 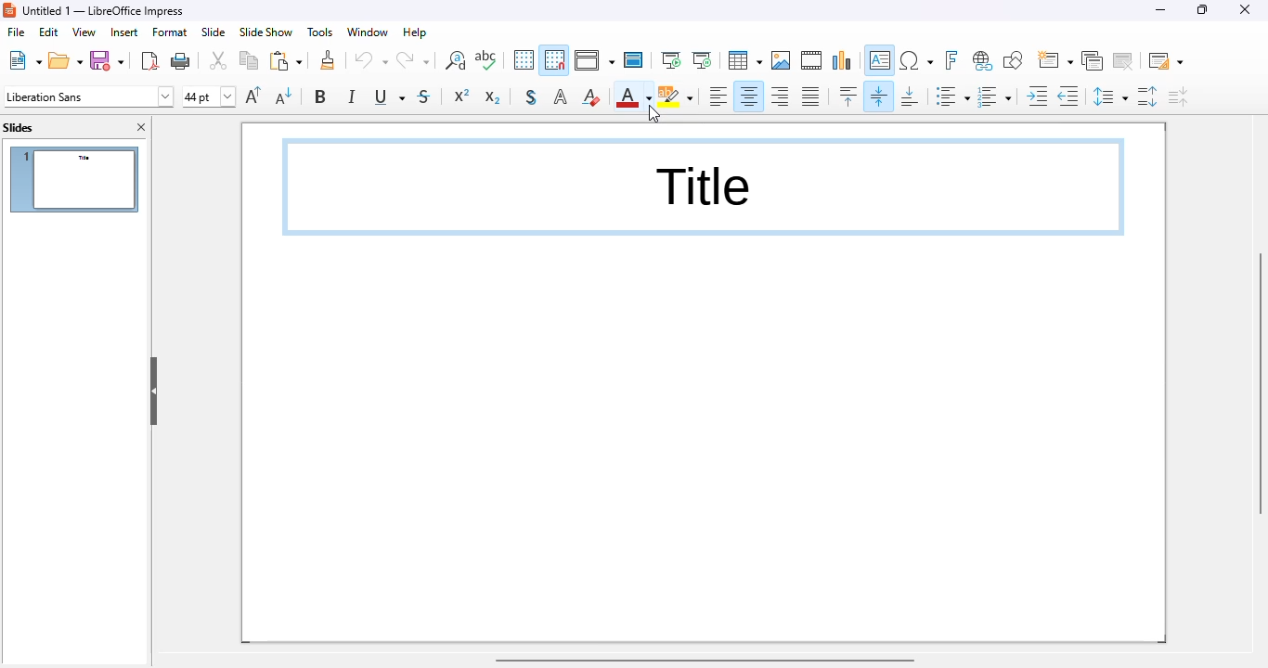 What do you see at coordinates (10, 10) in the screenshot?
I see `logo` at bounding box center [10, 10].